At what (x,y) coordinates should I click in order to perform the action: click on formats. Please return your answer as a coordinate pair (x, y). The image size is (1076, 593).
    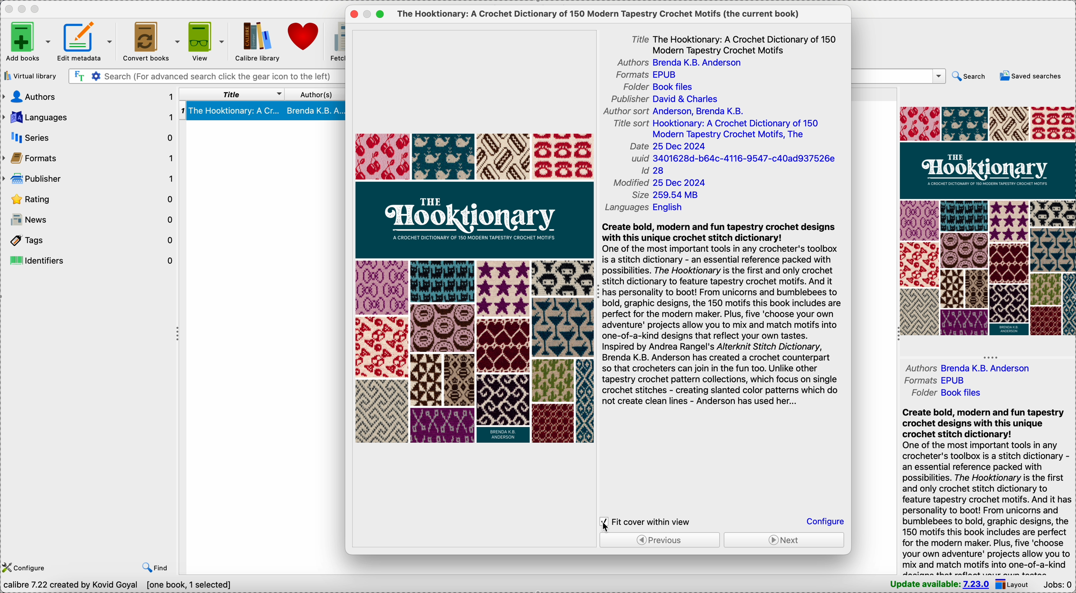
    Looking at the image, I should click on (935, 382).